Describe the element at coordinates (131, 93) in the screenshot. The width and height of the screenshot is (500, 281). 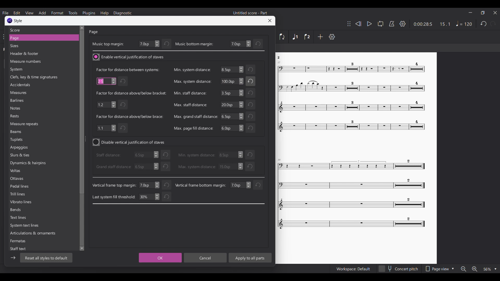
I see `Indicates factor for distance above/below bracket` at that location.